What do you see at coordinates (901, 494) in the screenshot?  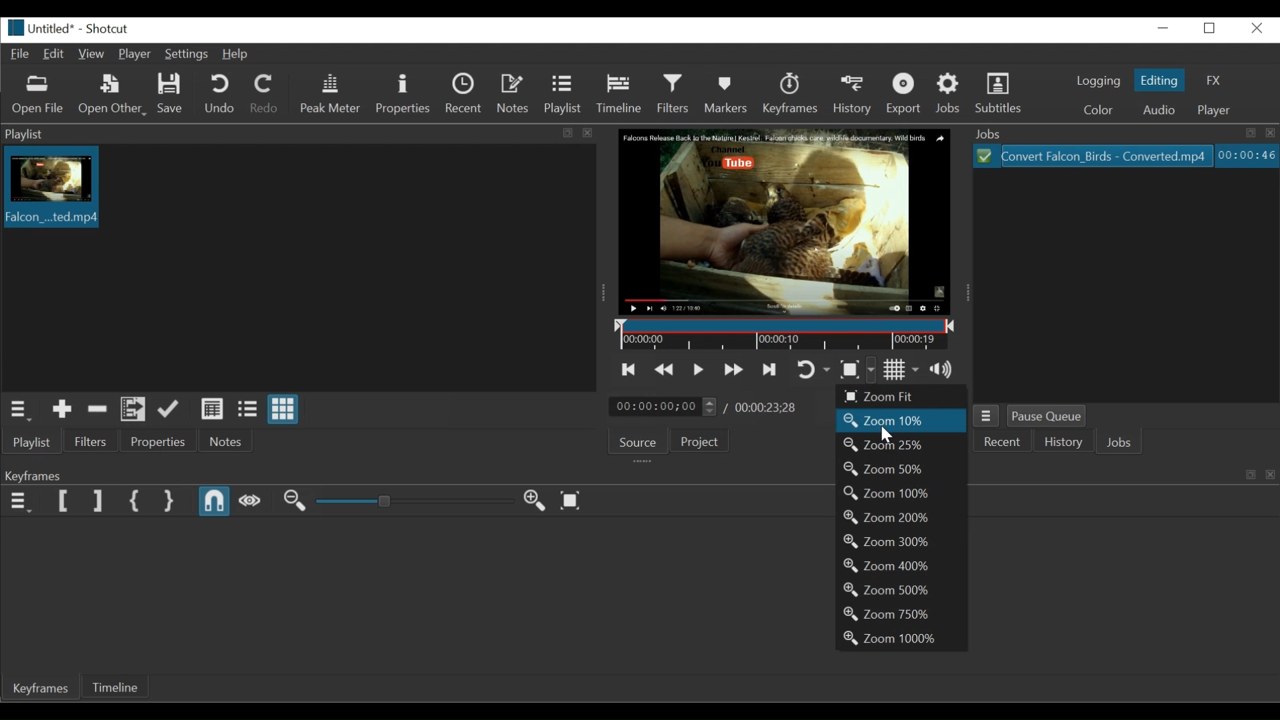 I see `Zoom 100%` at bounding box center [901, 494].